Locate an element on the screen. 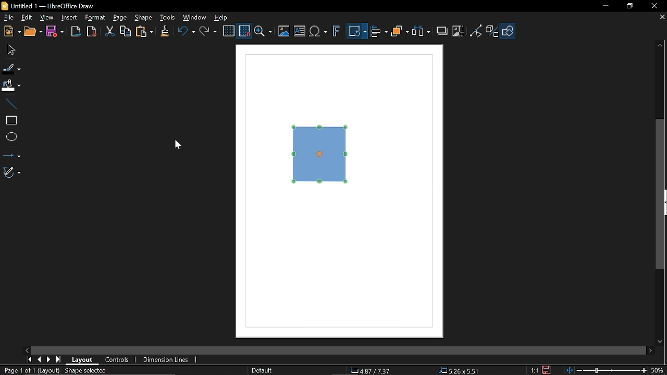 This screenshot has width=667, height=375. Clone is located at coordinates (164, 32).